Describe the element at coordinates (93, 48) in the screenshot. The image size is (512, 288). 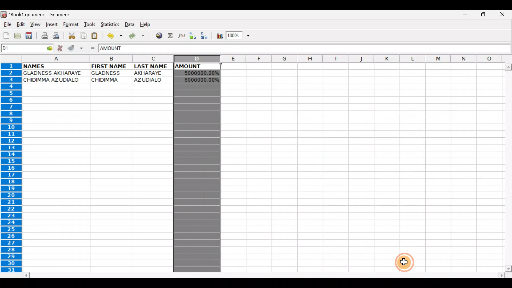
I see `Enter formula` at that location.